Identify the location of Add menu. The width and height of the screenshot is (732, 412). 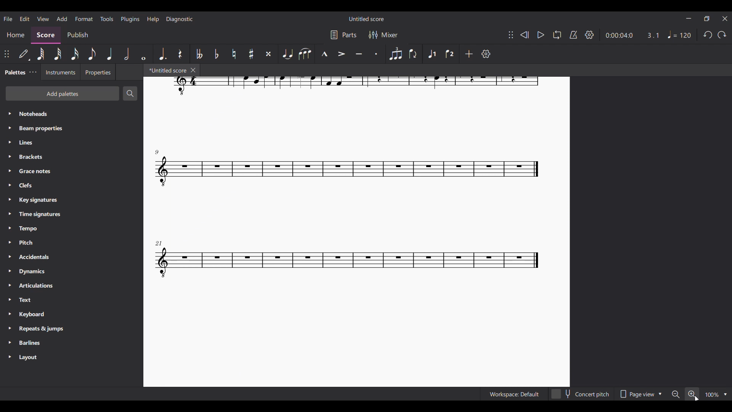
(62, 19).